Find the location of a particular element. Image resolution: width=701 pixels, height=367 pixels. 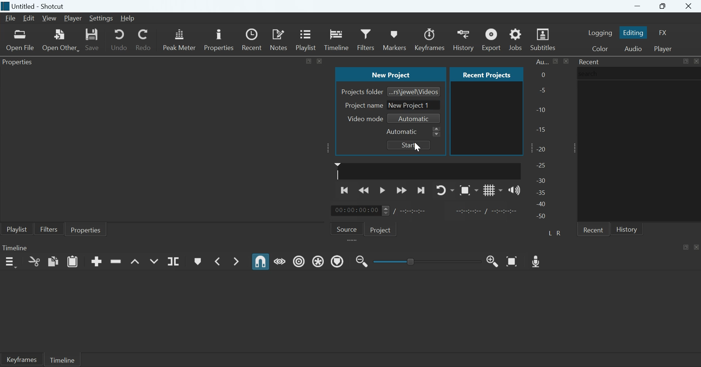

Timeline time is located at coordinates (355, 210).